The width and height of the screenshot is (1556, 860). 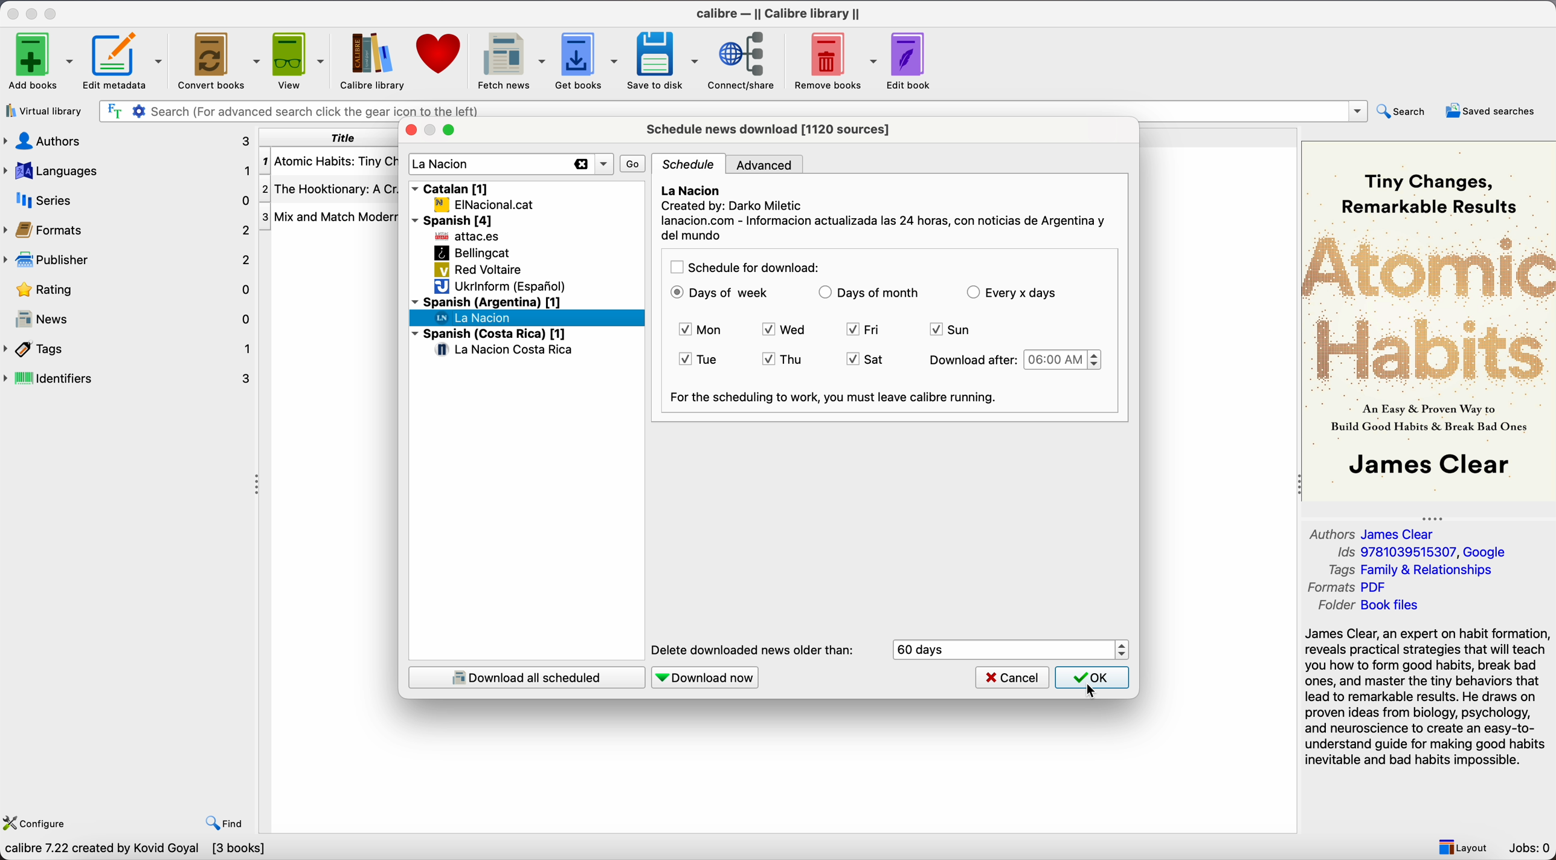 What do you see at coordinates (1012, 678) in the screenshot?
I see `Cancel` at bounding box center [1012, 678].